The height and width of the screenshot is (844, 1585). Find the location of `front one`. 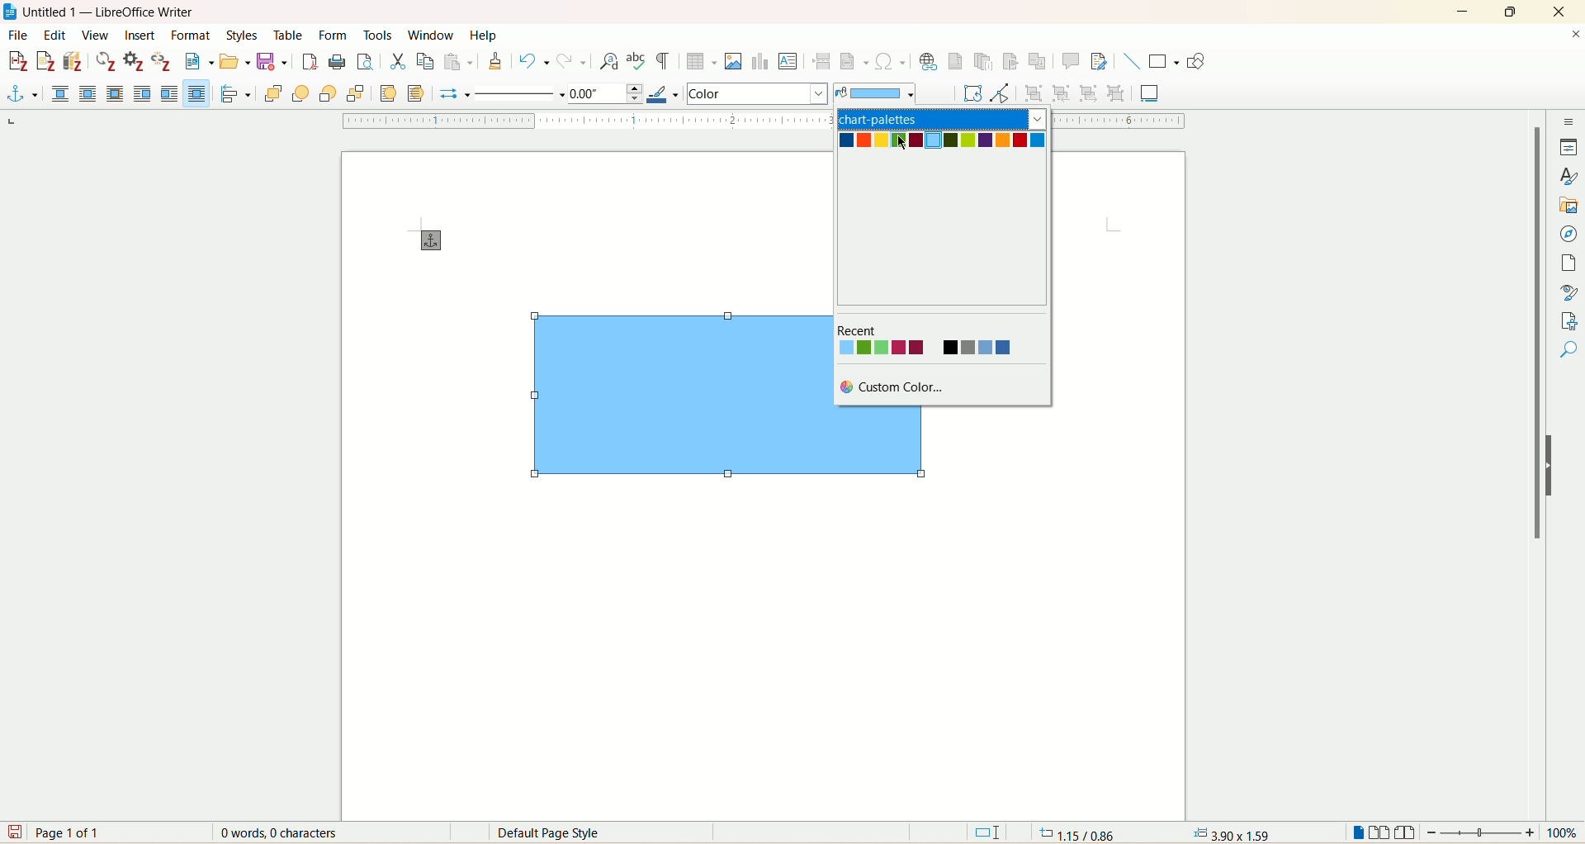

front one is located at coordinates (303, 93).